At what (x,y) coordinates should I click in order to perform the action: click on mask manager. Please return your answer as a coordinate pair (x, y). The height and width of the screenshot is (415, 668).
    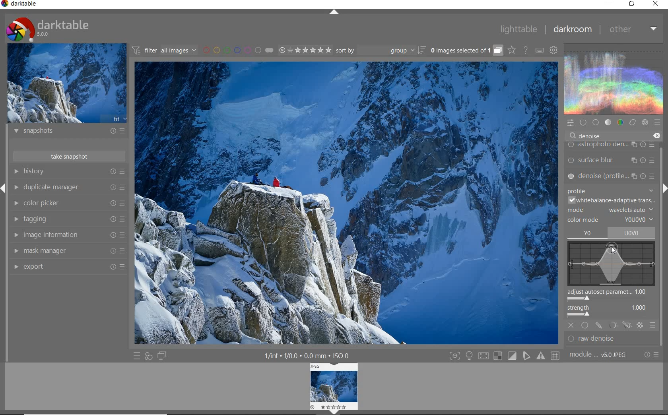
    Looking at the image, I should click on (68, 251).